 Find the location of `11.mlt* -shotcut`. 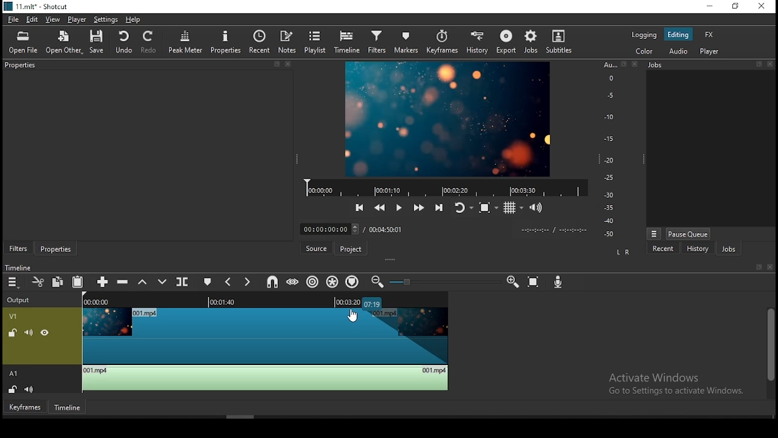

11.mlt* -shotcut is located at coordinates (38, 7).